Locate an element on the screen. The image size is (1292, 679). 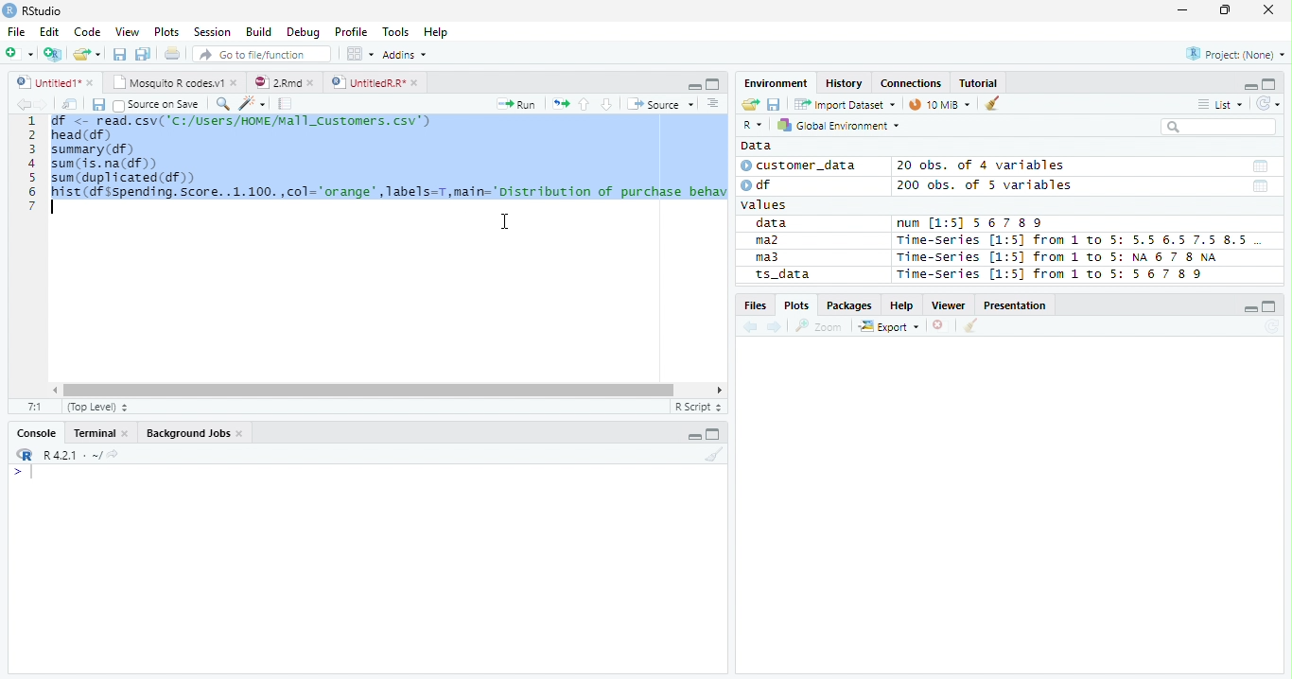
Show in new window is located at coordinates (71, 104).